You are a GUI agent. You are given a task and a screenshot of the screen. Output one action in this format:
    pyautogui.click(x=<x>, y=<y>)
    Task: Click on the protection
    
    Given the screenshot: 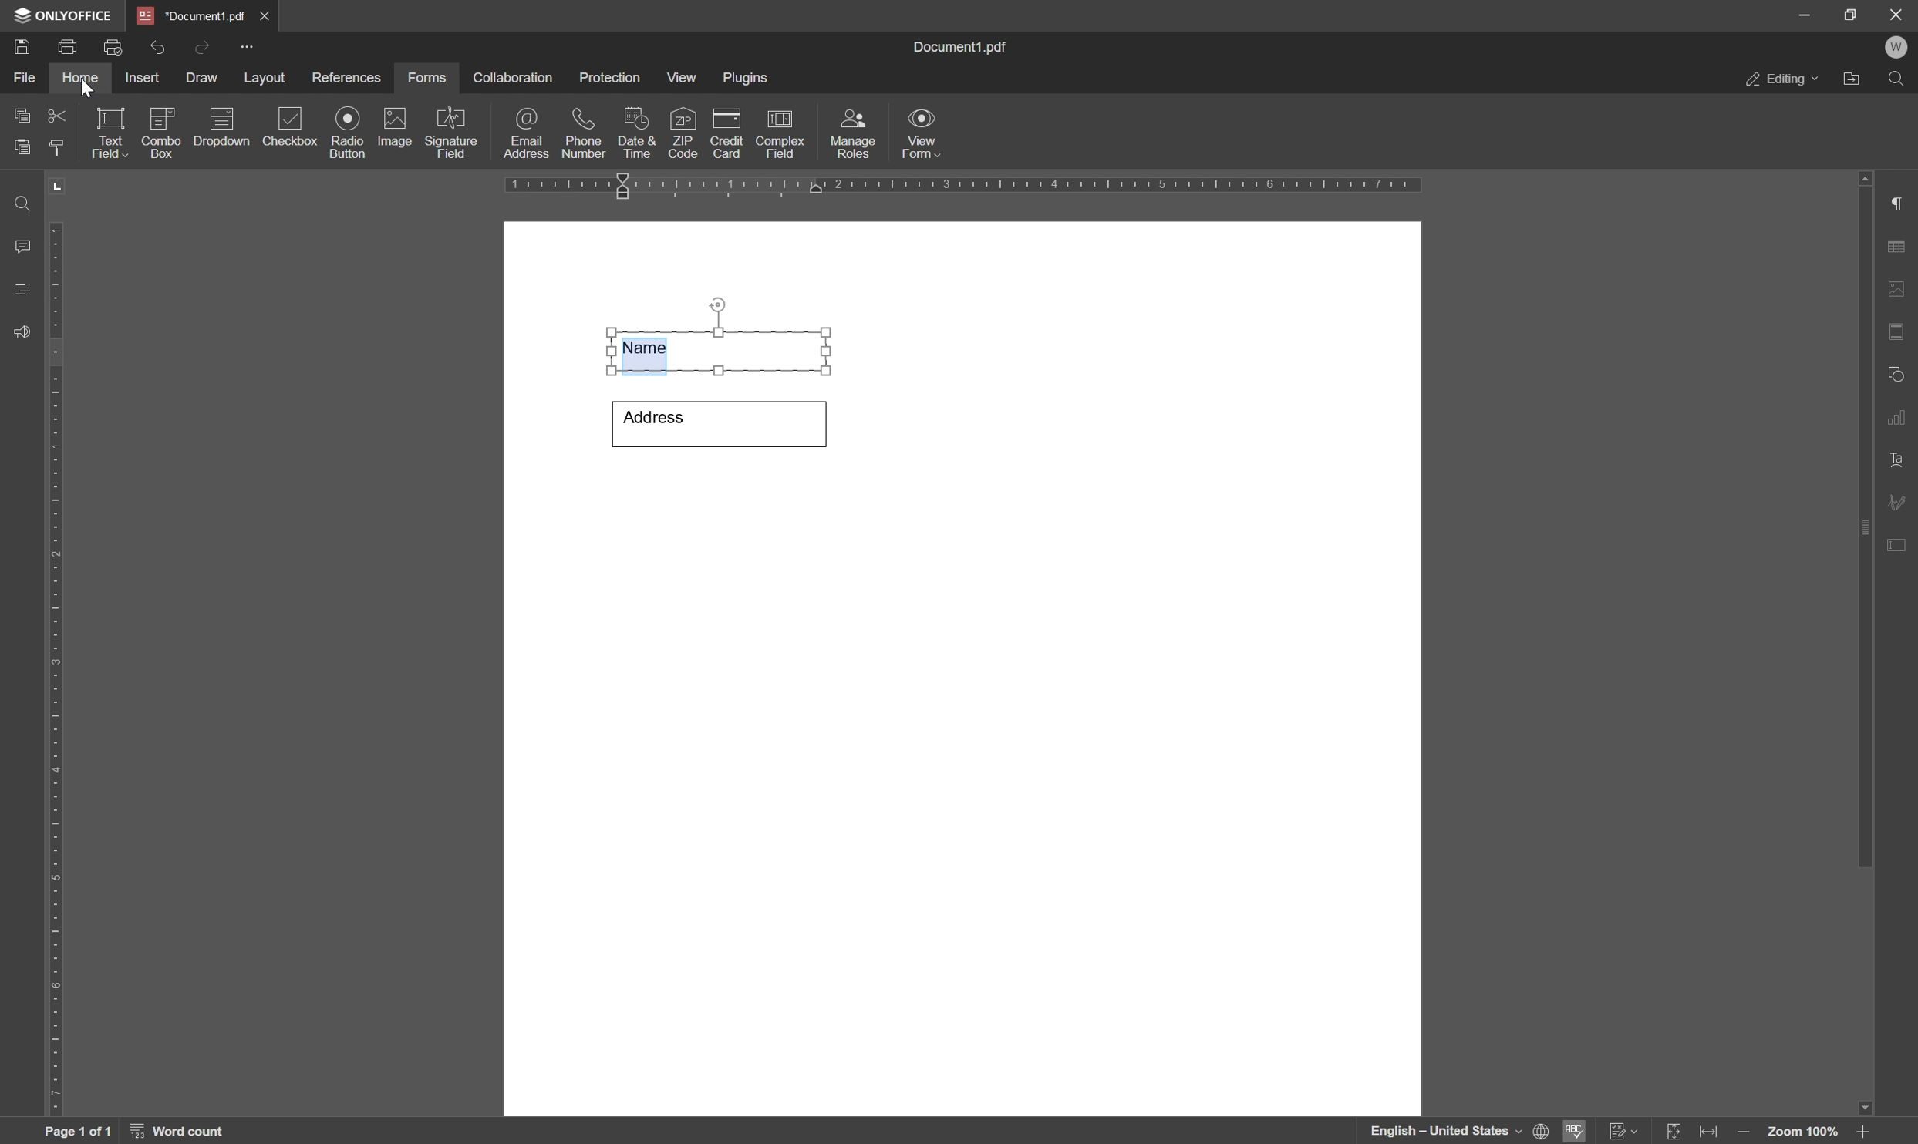 What is the action you would take?
    pyautogui.click(x=610, y=77)
    